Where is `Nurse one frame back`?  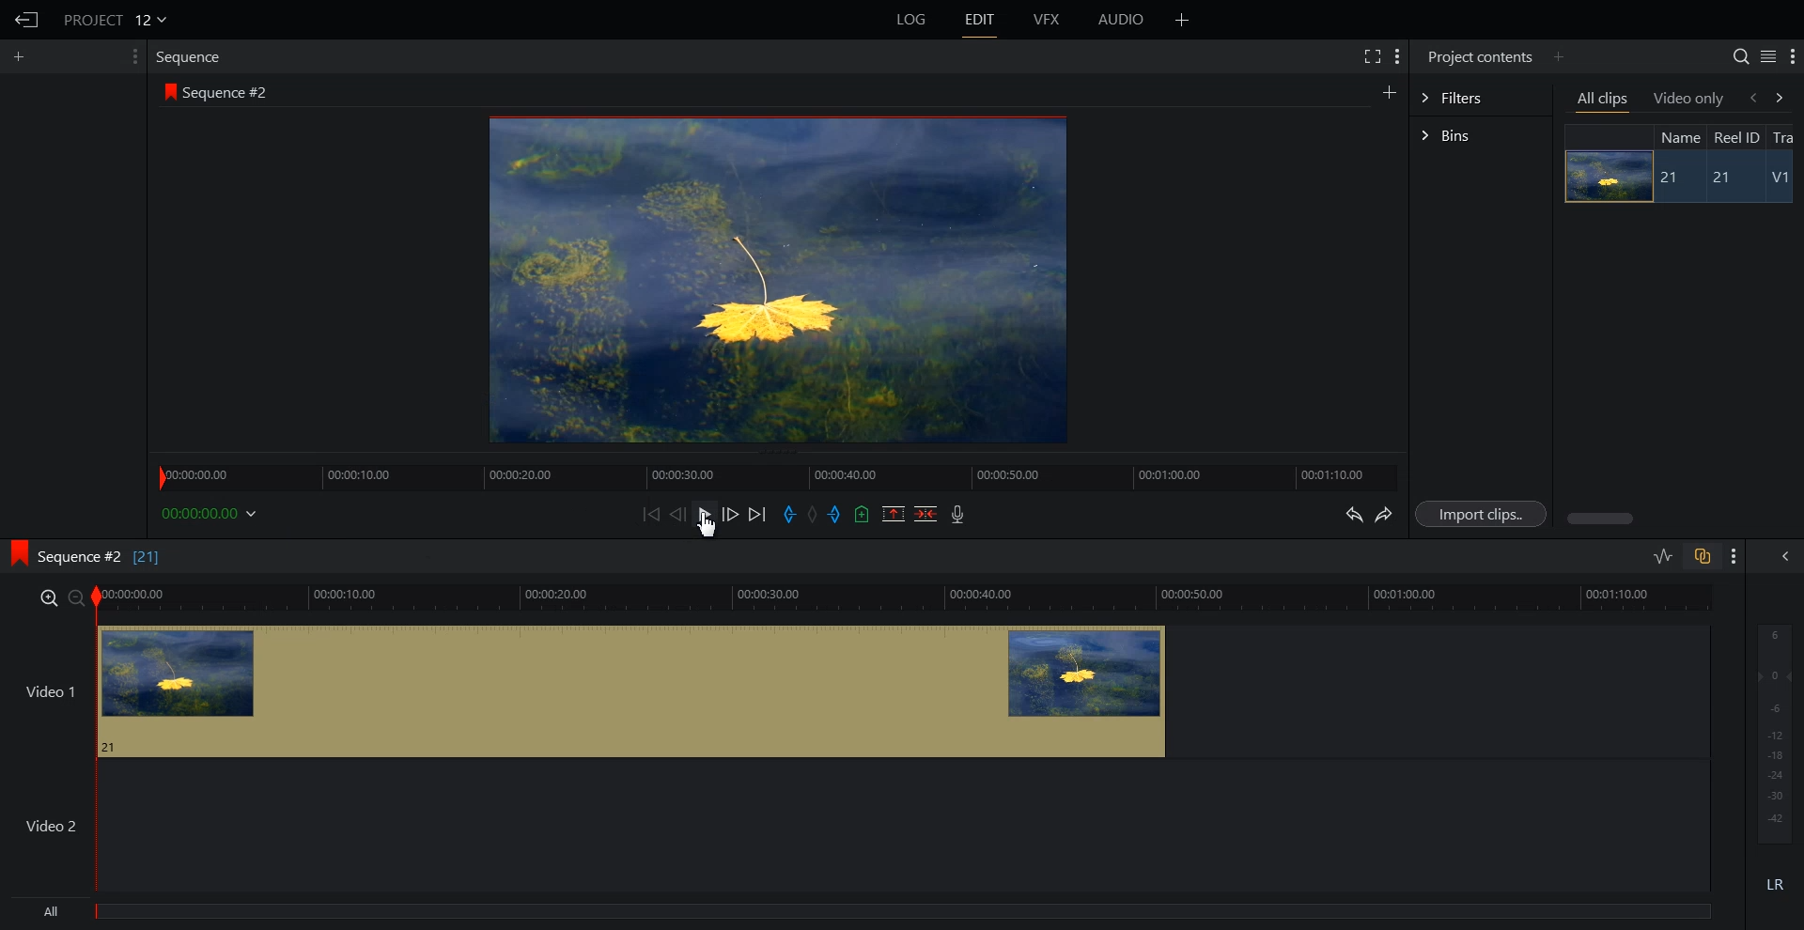
Nurse one frame back is located at coordinates (678, 514).